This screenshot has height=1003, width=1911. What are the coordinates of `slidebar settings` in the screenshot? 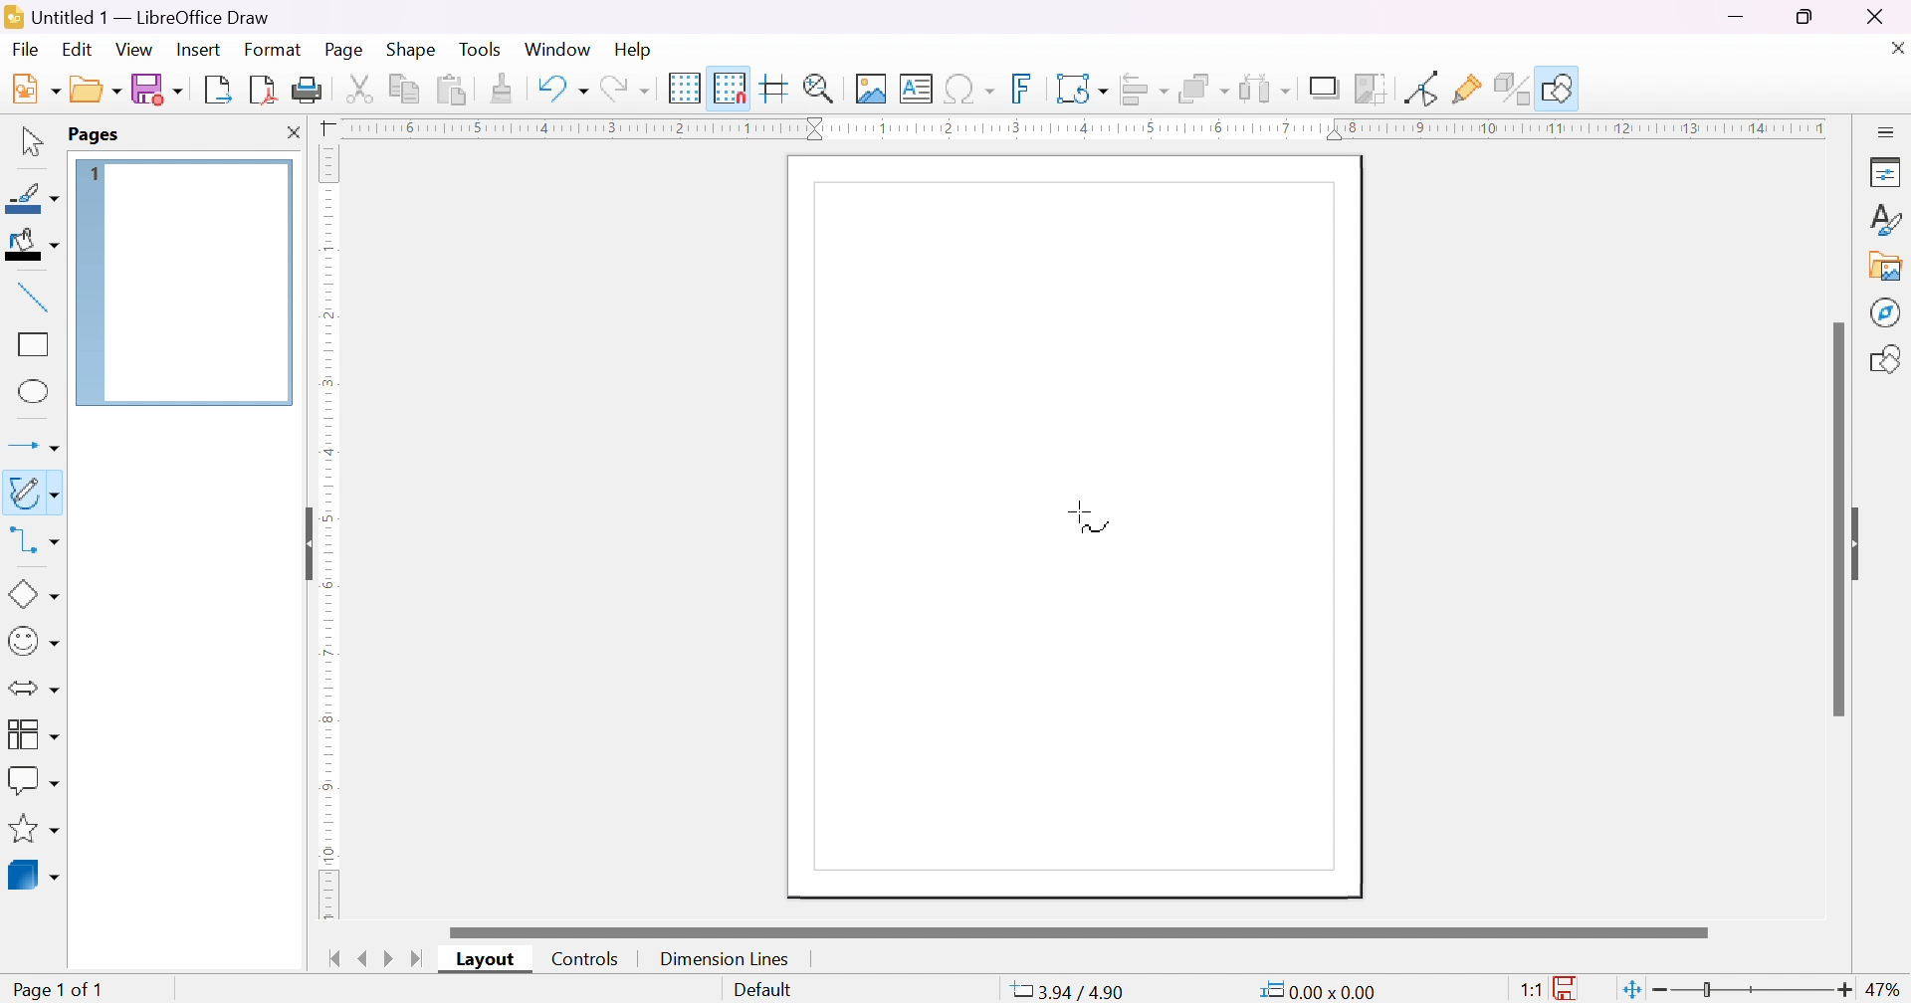 It's located at (1887, 129).